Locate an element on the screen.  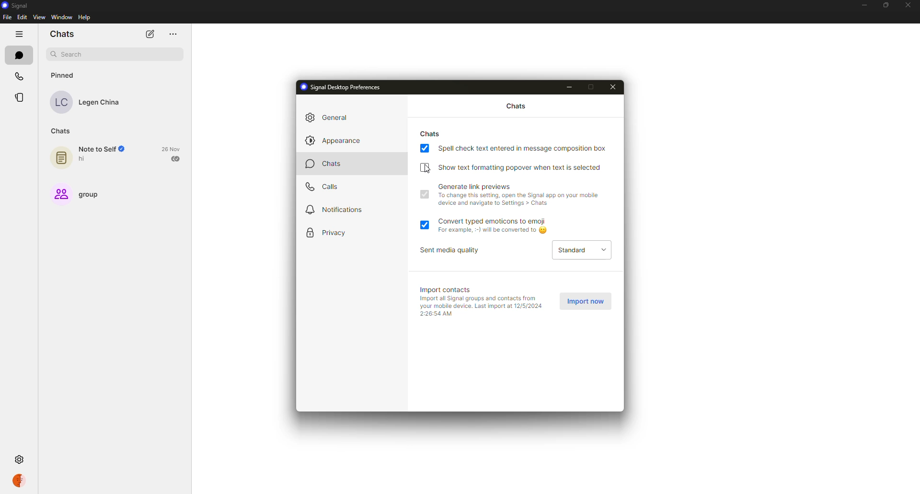
more is located at coordinates (172, 35).